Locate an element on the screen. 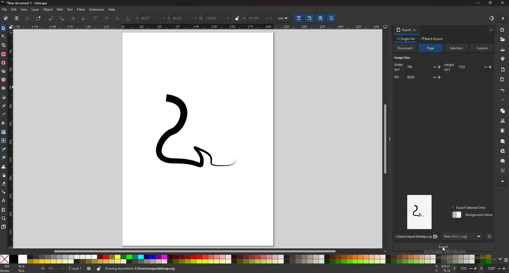  width is located at coordinates (215, 18).